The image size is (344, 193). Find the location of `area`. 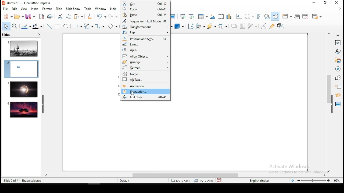

area is located at coordinates (145, 50).